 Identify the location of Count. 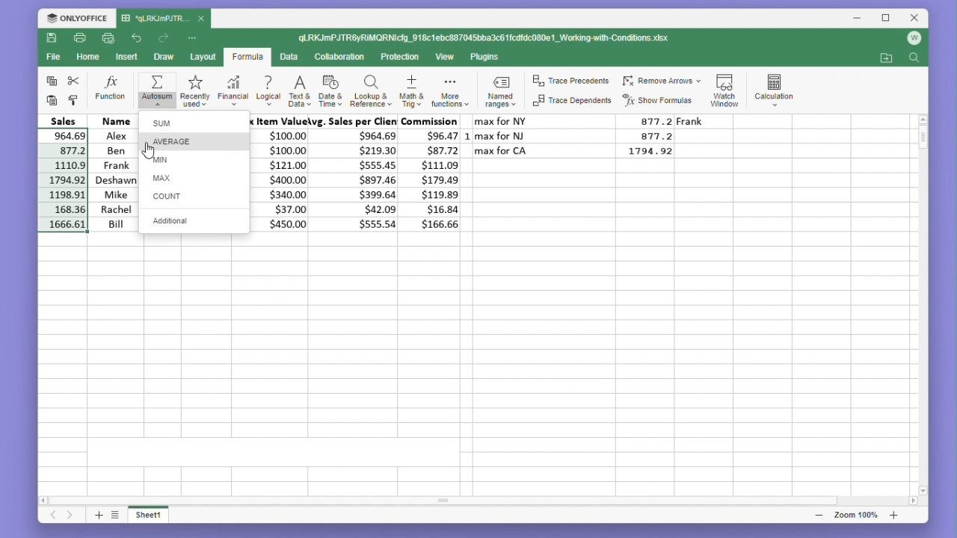
(194, 195).